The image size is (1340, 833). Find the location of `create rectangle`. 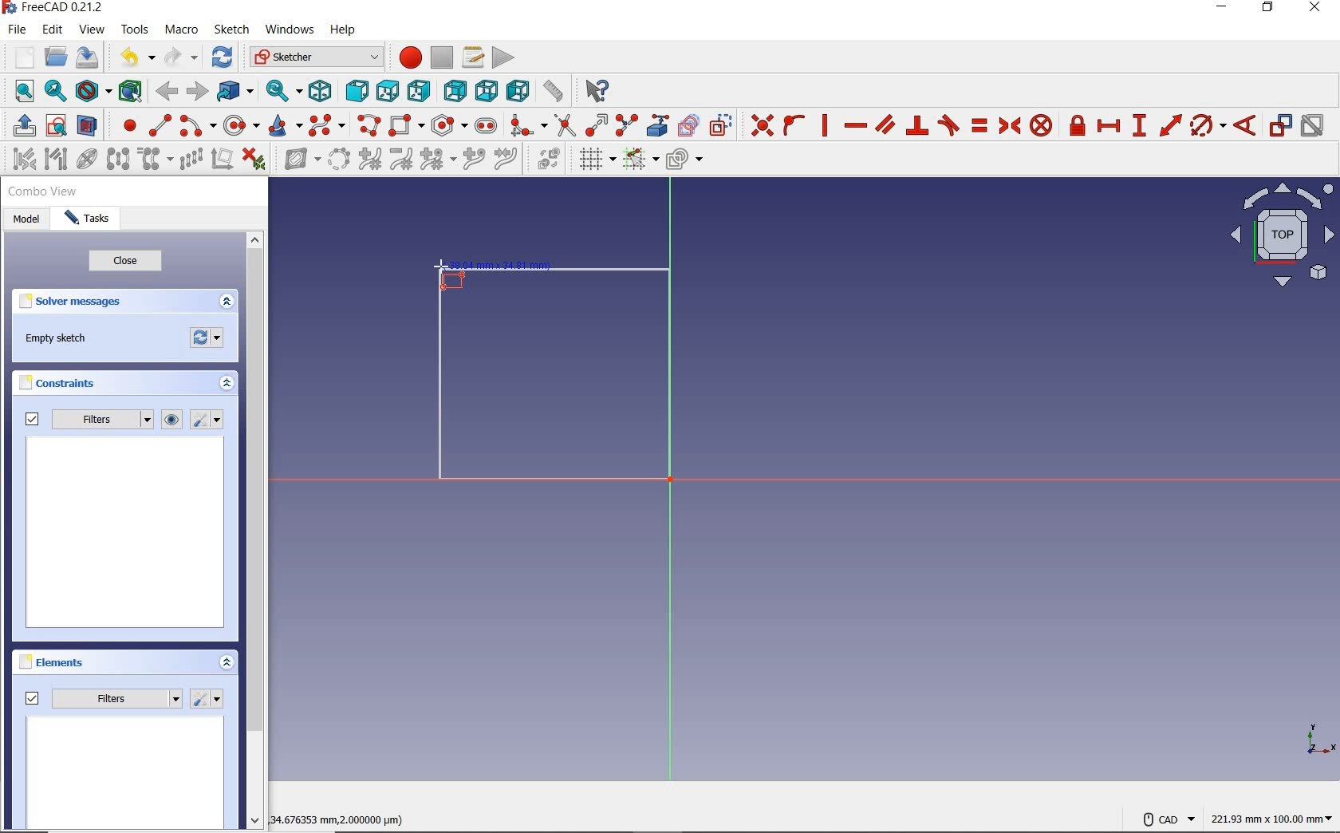

create rectangle is located at coordinates (407, 124).